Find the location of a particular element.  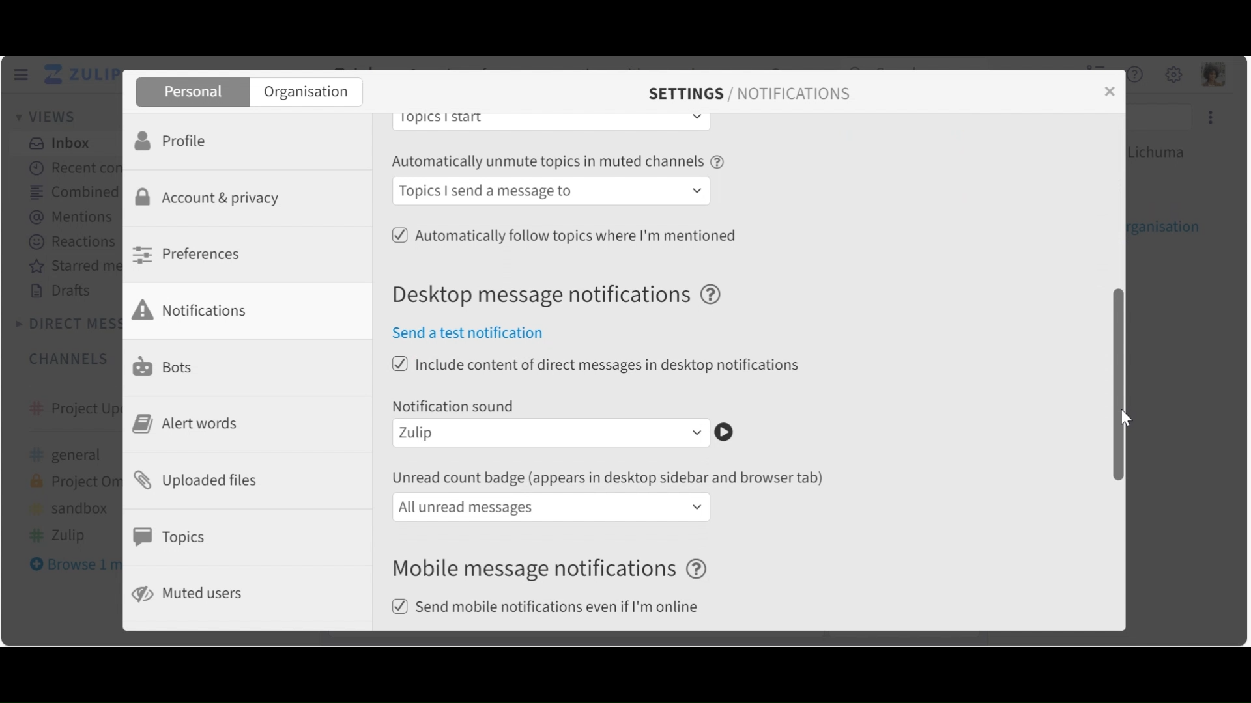

Desktop message notifications is located at coordinates (564, 296).